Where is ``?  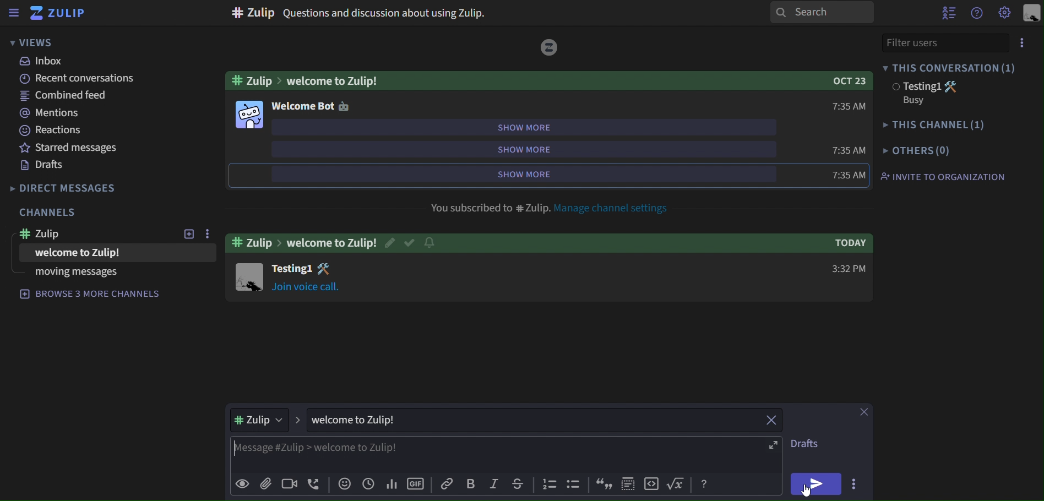
 is located at coordinates (704, 484).